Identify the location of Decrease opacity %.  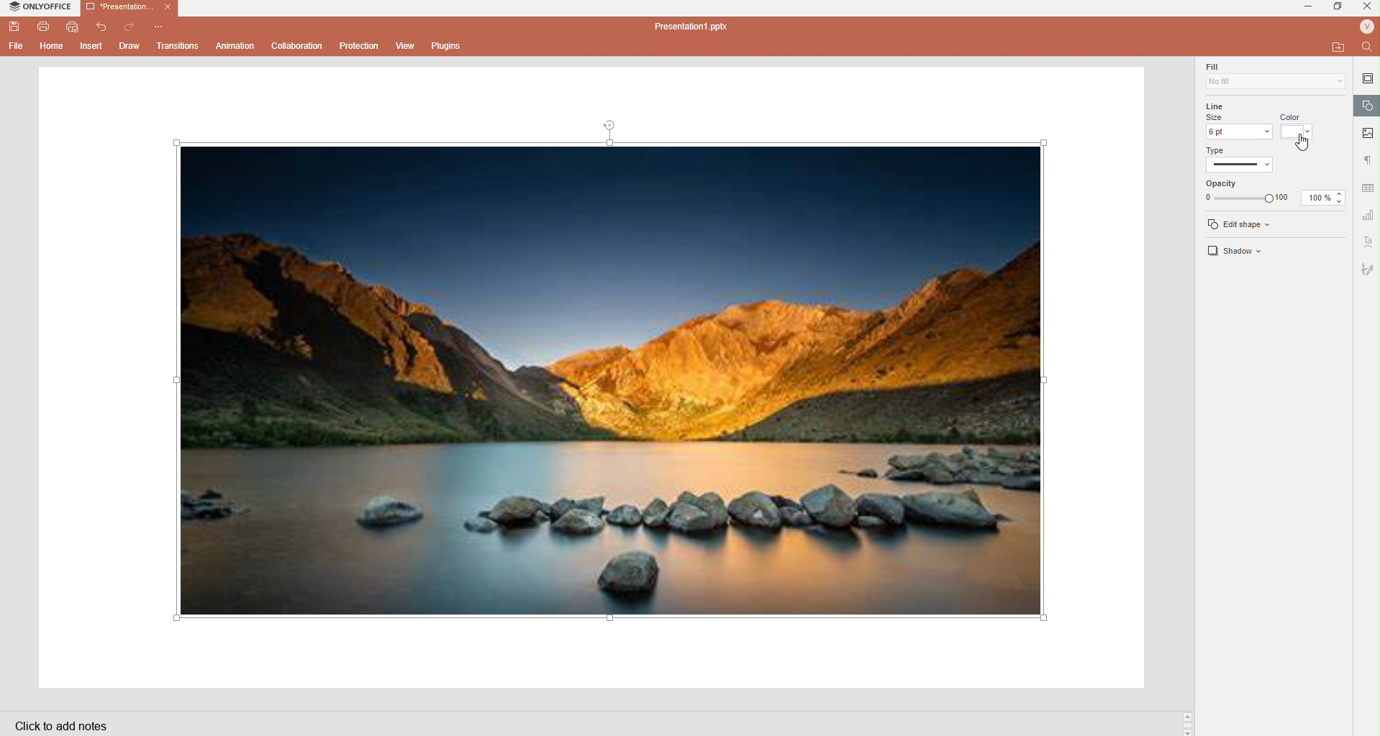
(1343, 205).